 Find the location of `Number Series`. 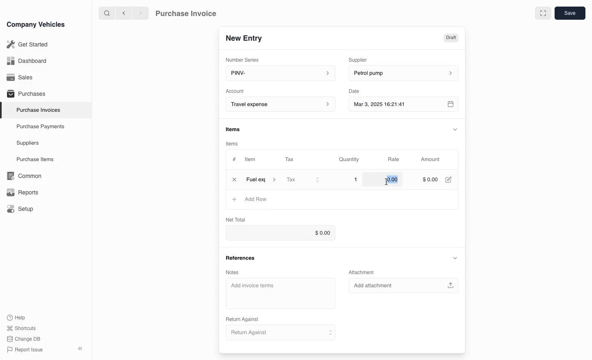

Number Series is located at coordinates (245, 59).